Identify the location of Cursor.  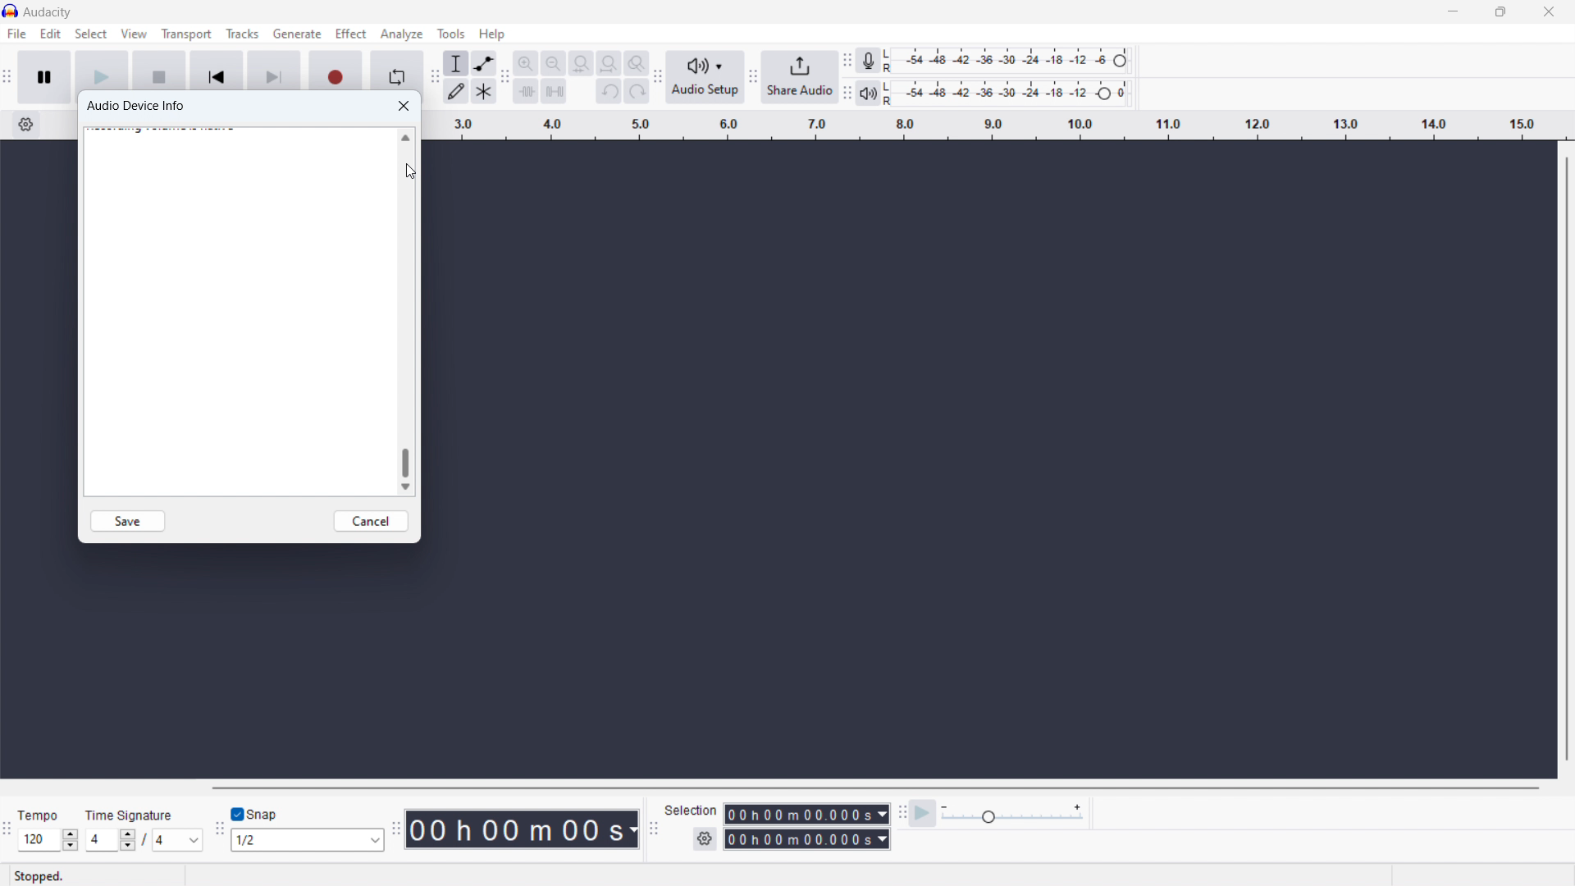
(413, 174).